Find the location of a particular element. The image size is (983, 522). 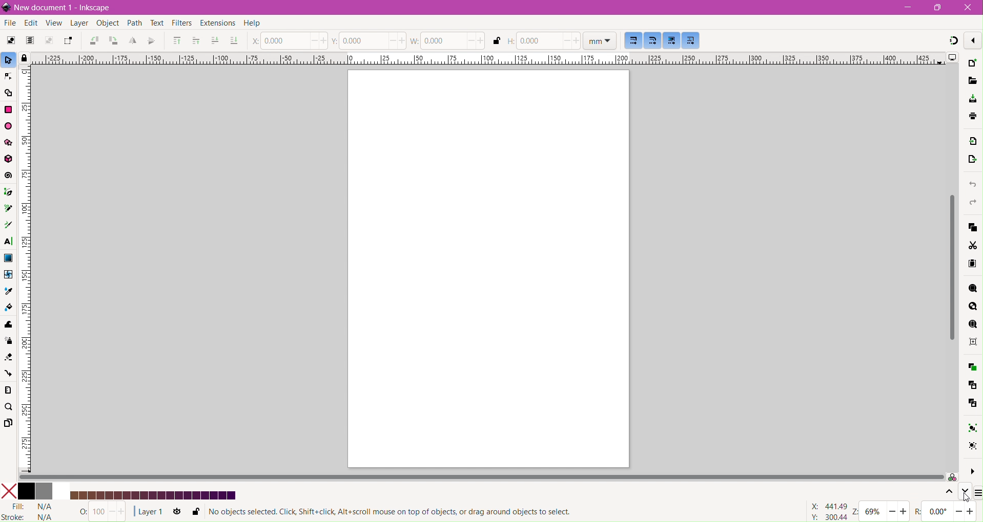

Restore Down is located at coordinates (941, 7).